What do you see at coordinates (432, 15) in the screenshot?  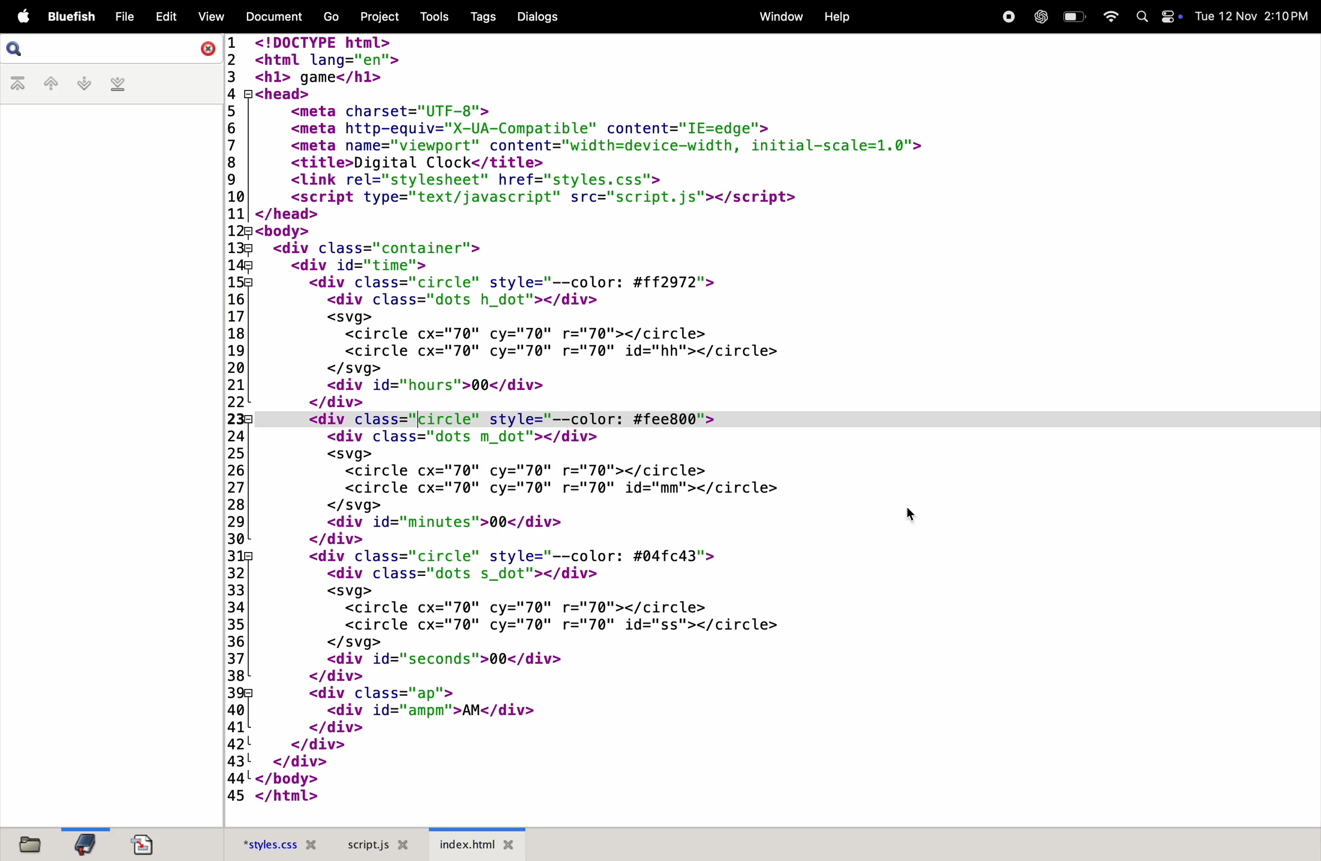 I see `tools` at bounding box center [432, 15].